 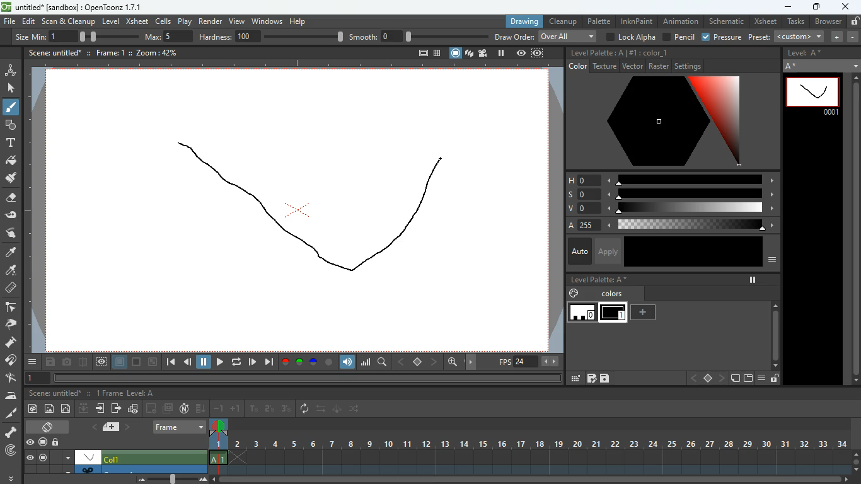 I want to click on screens, so click(x=469, y=54).